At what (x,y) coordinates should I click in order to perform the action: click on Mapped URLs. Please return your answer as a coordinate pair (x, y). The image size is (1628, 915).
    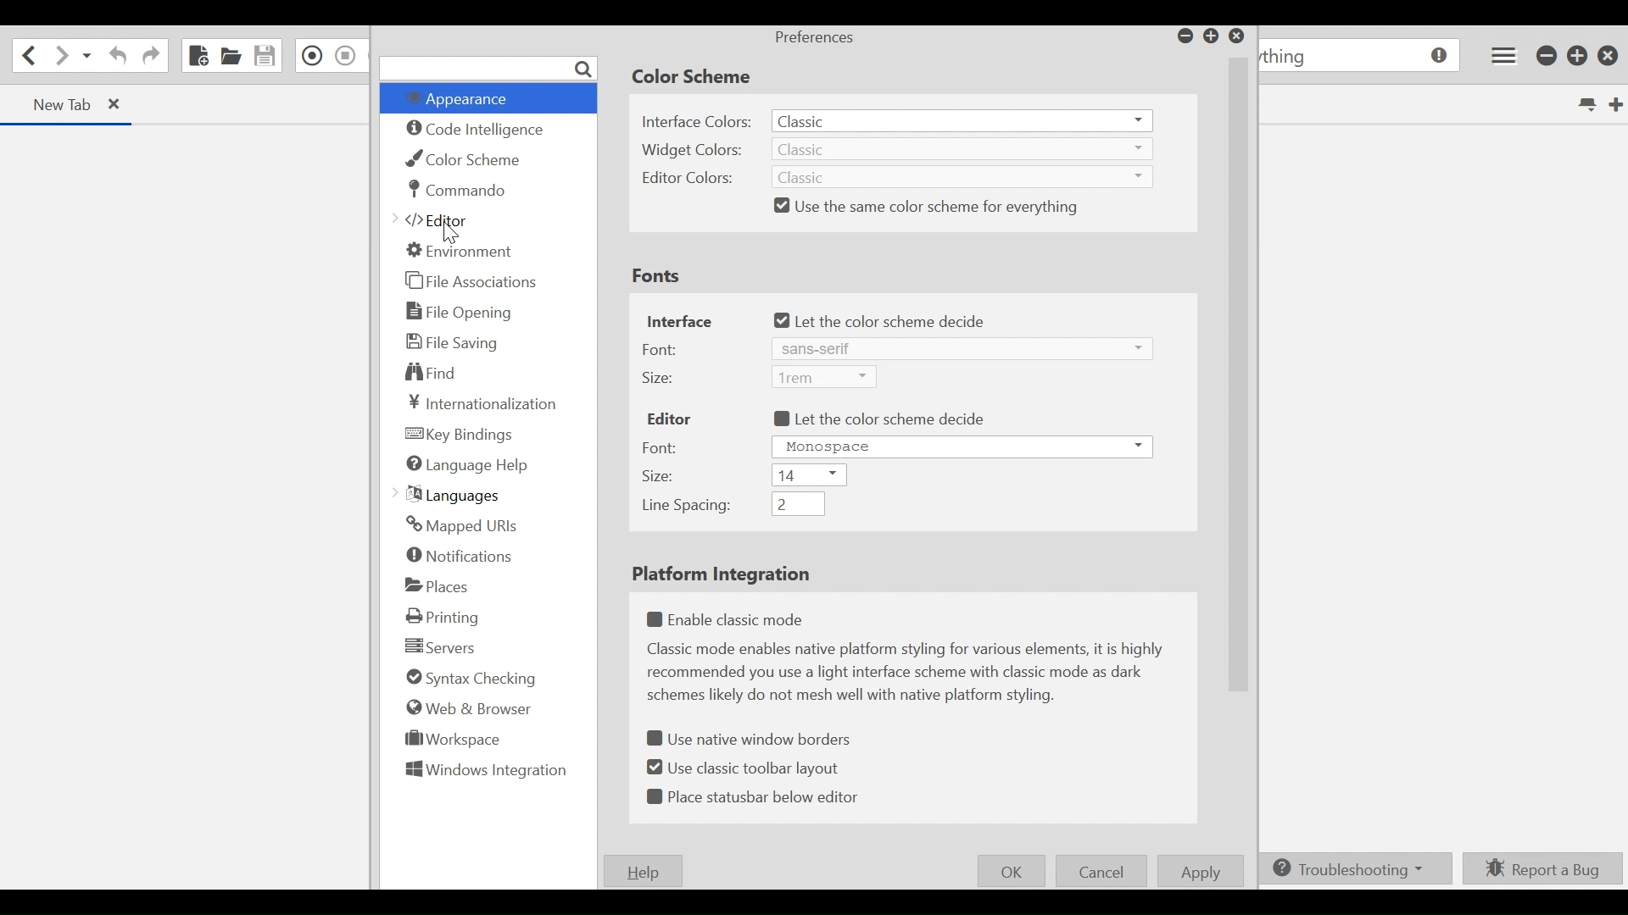
    Looking at the image, I should click on (461, 525).